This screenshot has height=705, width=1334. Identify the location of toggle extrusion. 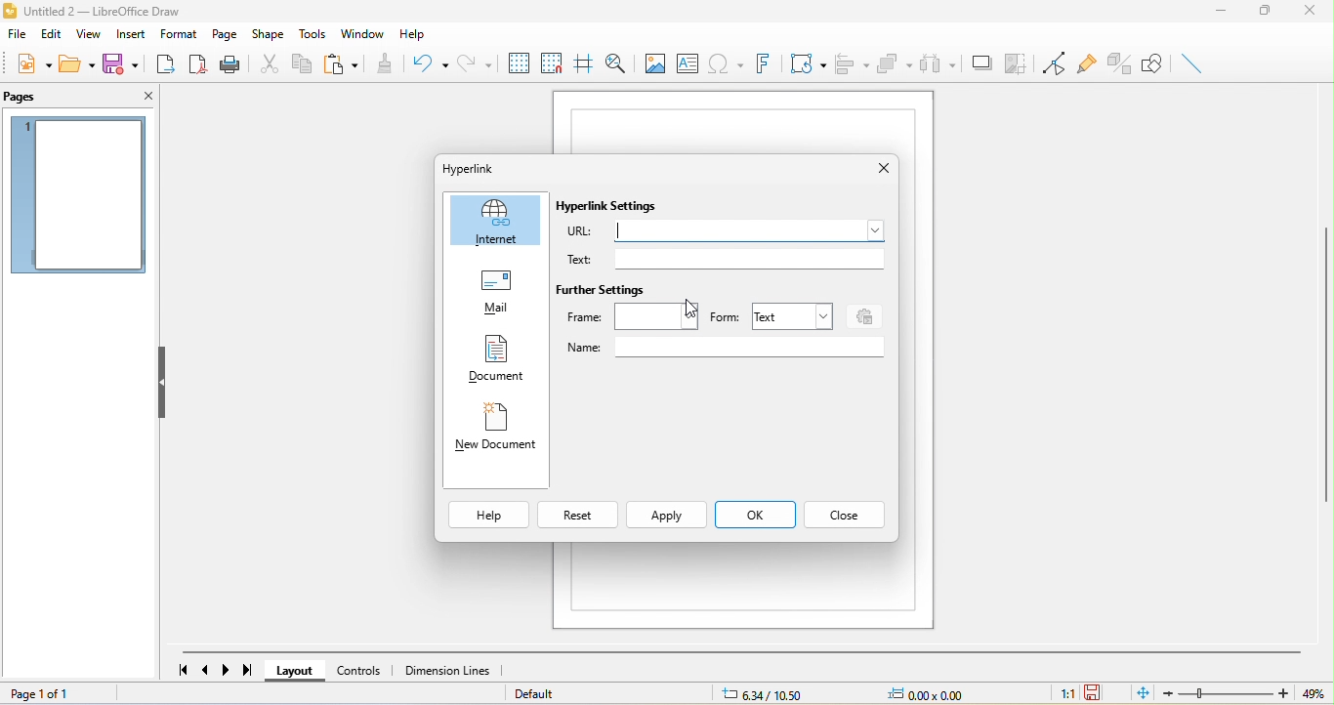
(1116, 63).